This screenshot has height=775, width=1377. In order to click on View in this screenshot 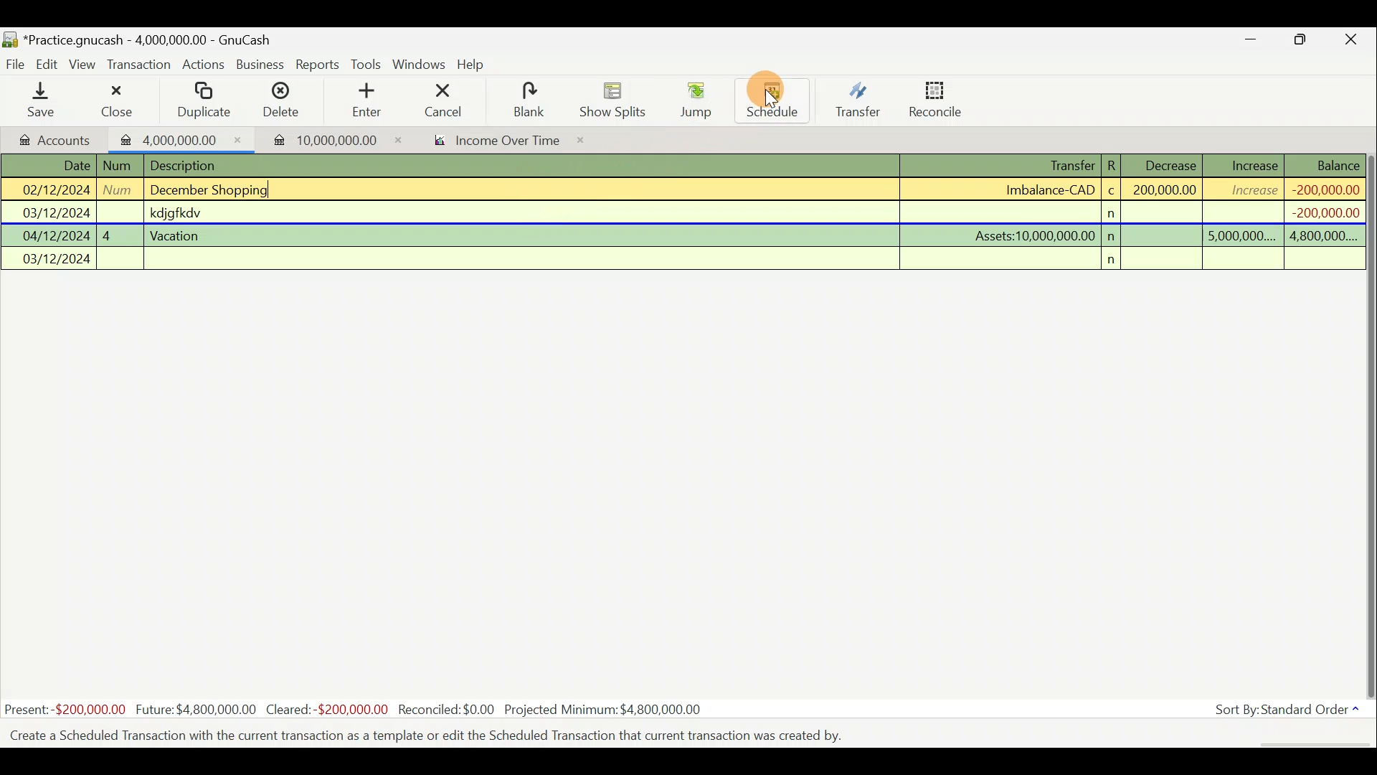, I will do `click(85, 65)`.